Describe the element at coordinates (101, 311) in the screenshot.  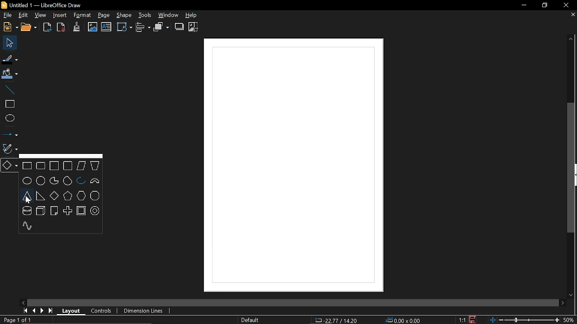
I see `Controls` at that location.